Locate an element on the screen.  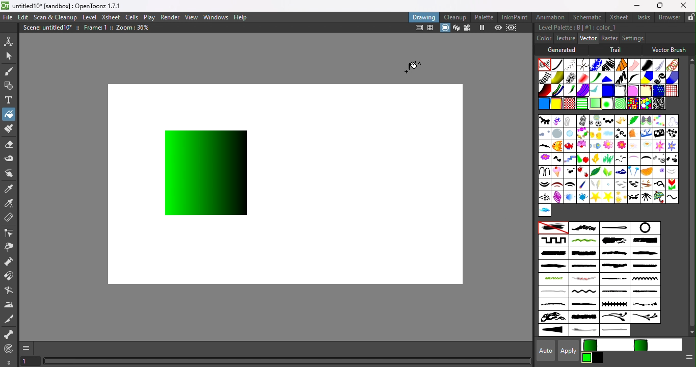
large_brush3 is located at coordinates (552, 253).